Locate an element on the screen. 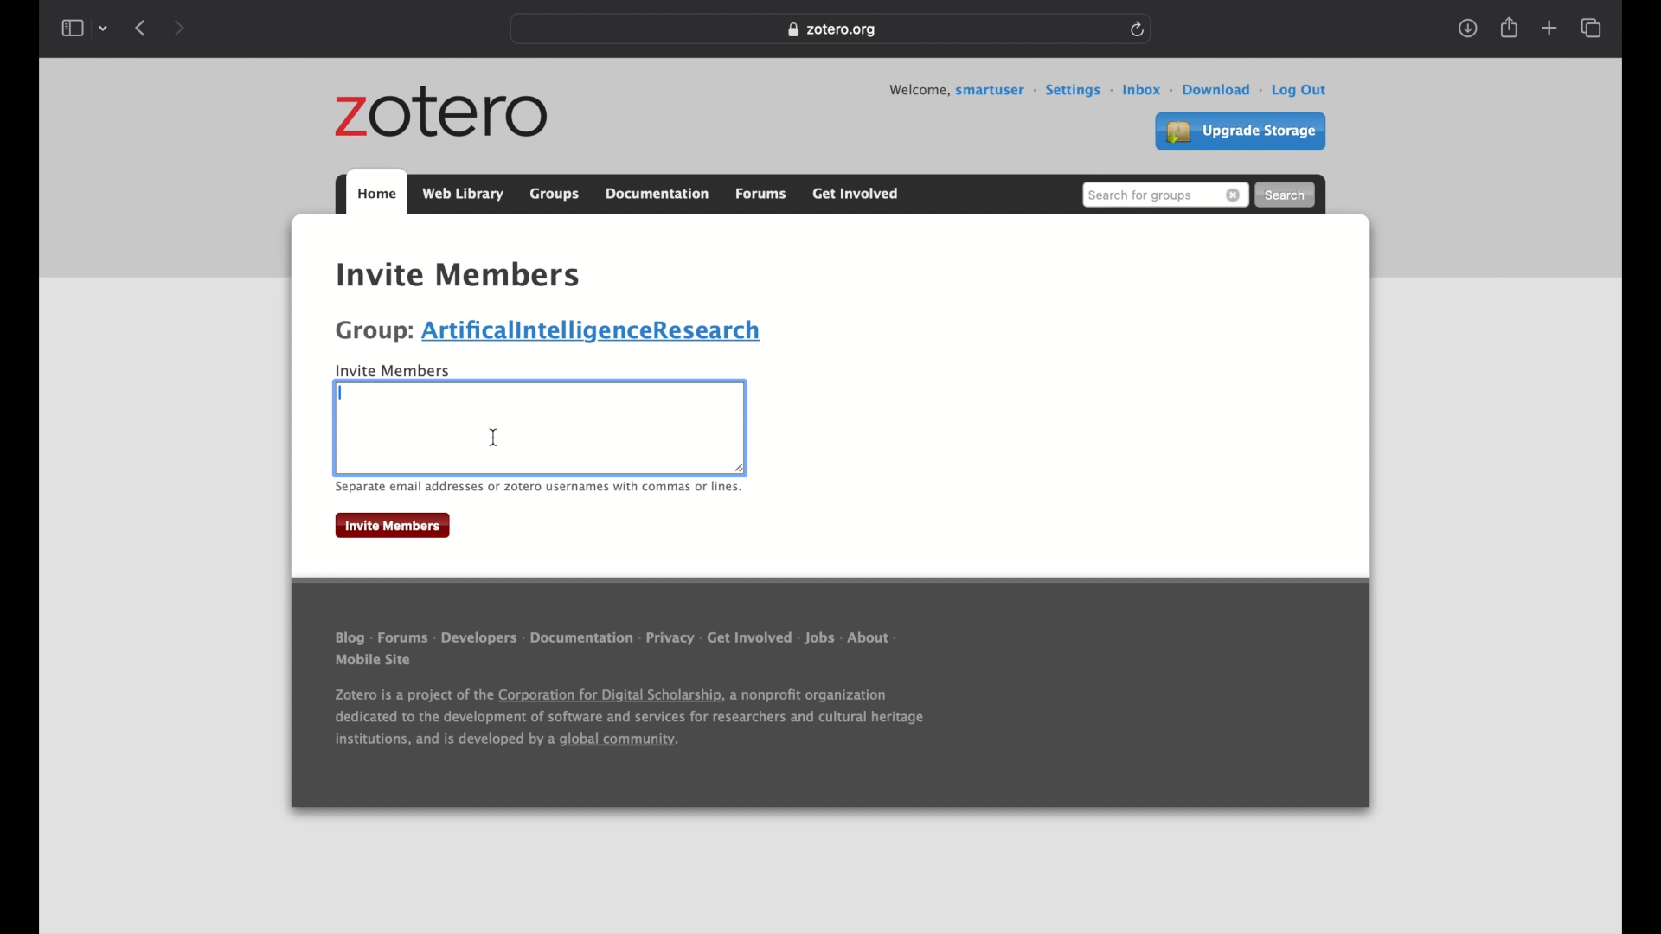 Image resolution: width=1661 pixels, height=934 pixels. documentation is located at coordinates (657, 193).